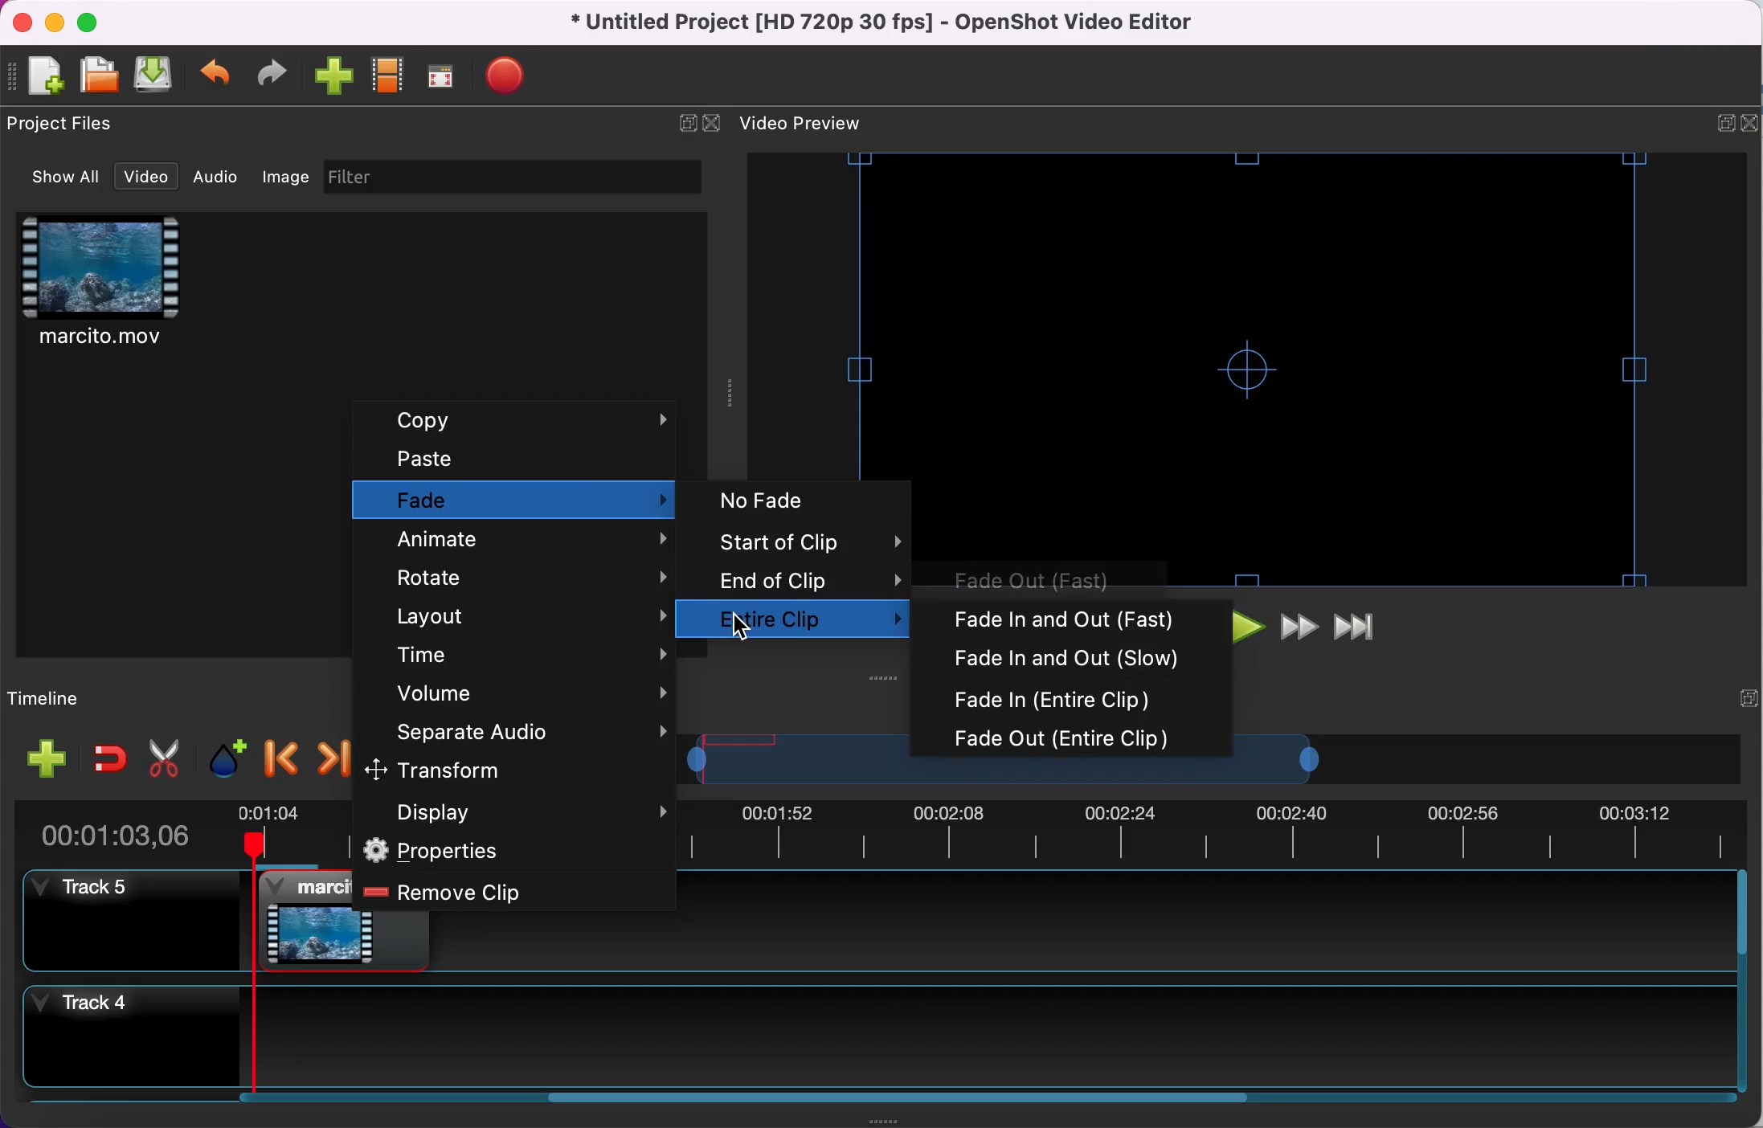 This screenshot has width=1763, height=1128. I want to click on close, so click(1750, 125).